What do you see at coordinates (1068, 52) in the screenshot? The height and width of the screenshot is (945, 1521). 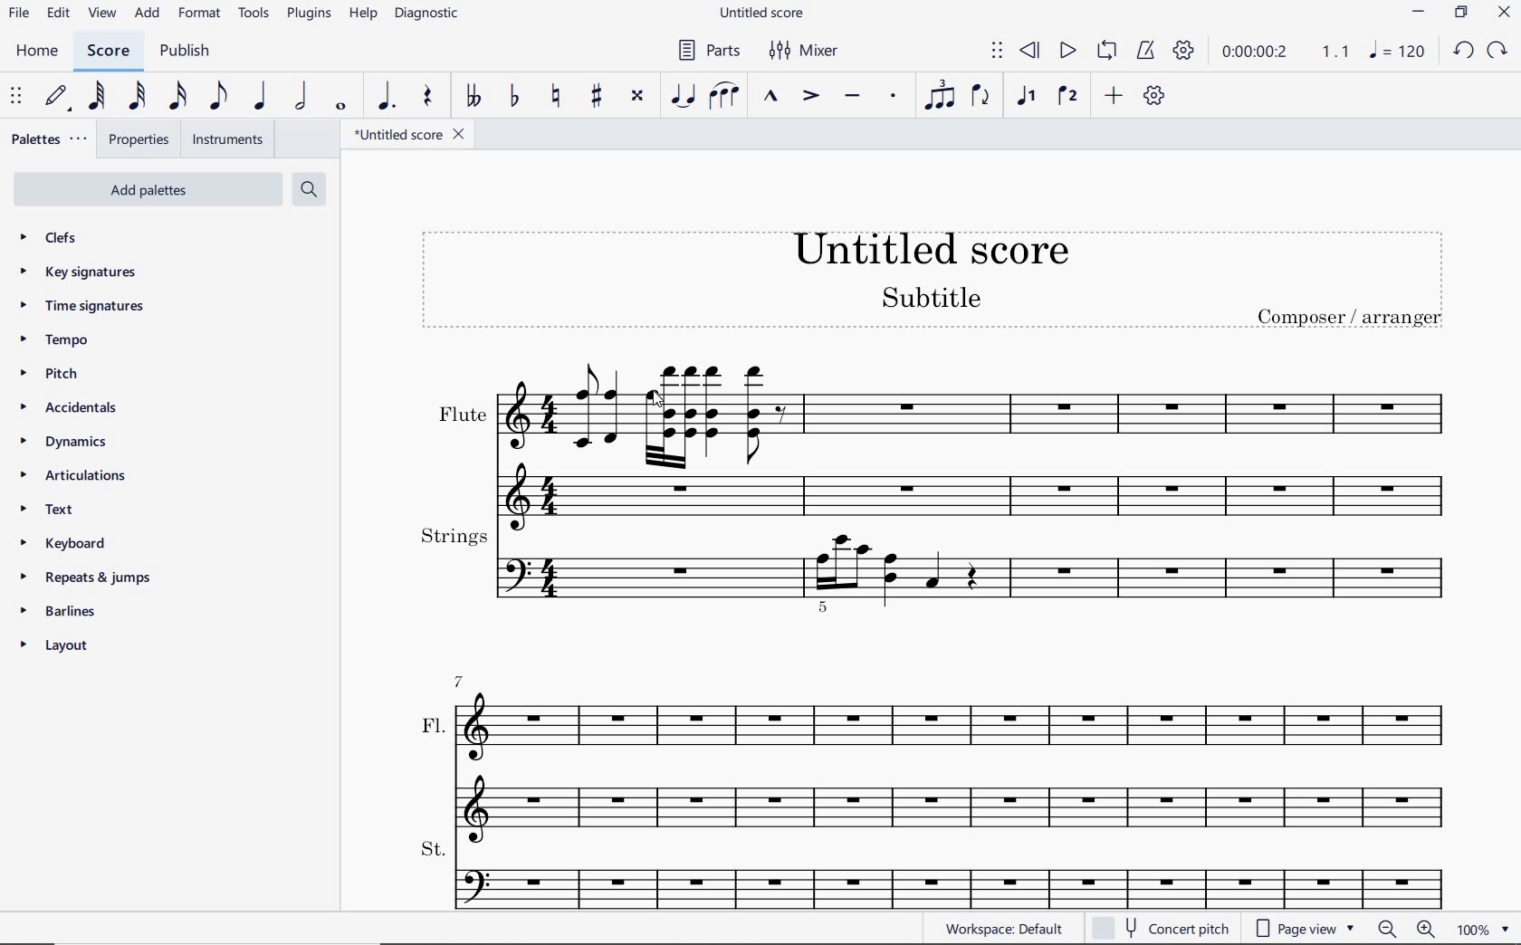 I see `PLAY` at bounding box center [1068, 52].